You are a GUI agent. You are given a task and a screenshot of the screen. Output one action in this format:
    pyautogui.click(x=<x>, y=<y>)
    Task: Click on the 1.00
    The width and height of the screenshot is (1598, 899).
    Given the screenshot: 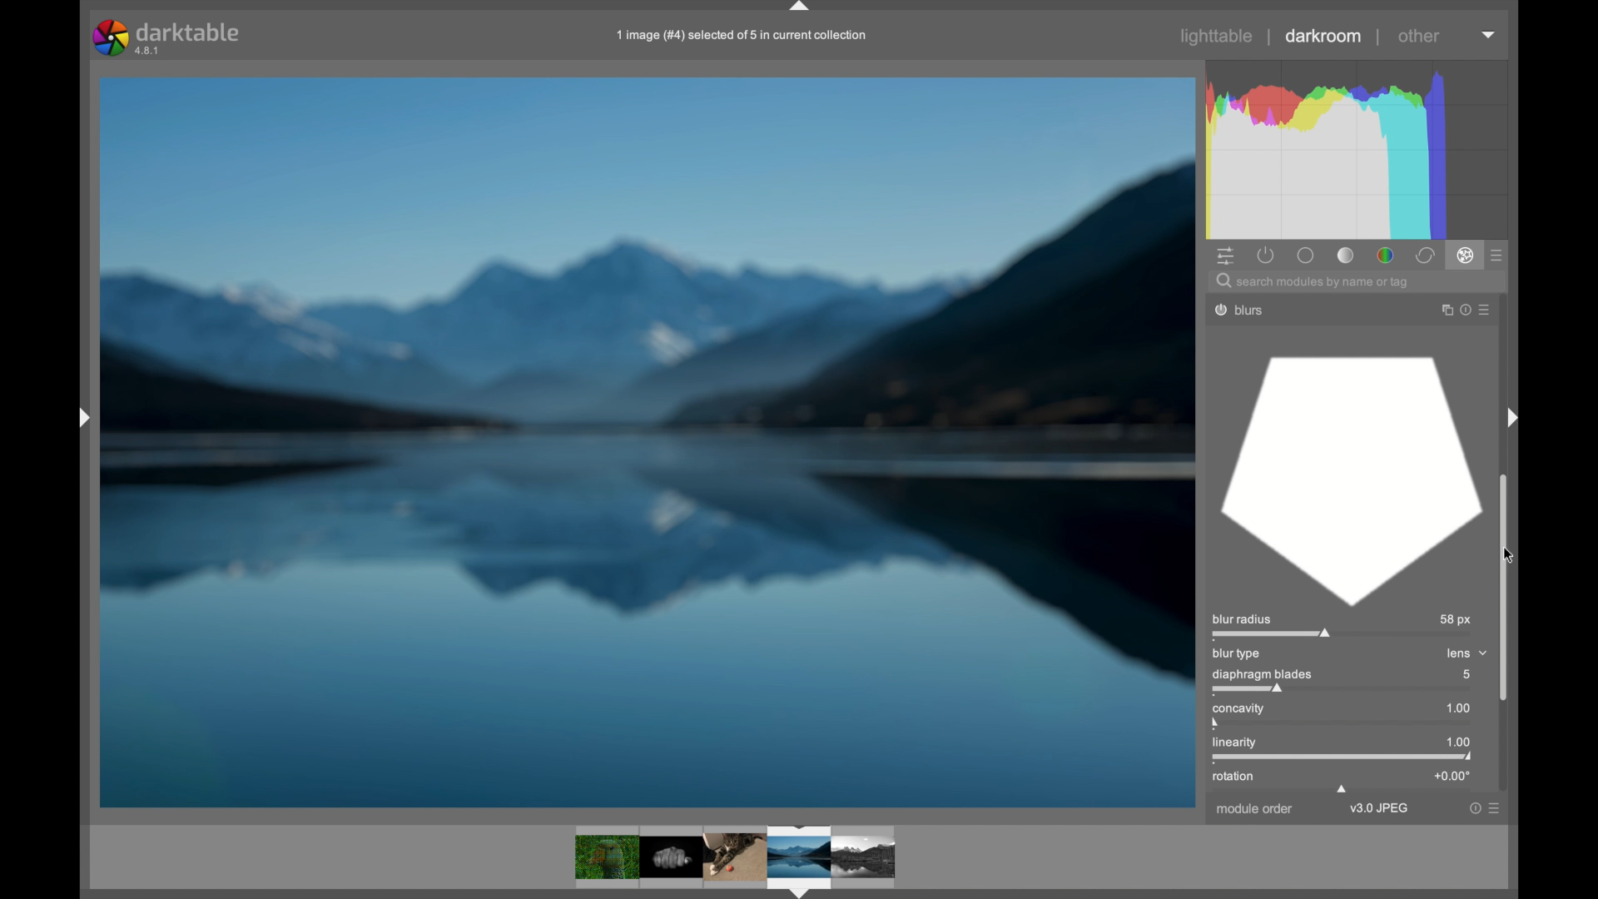 What is the action you would take?
    pyautogui.click(x=1458, y=740)
    